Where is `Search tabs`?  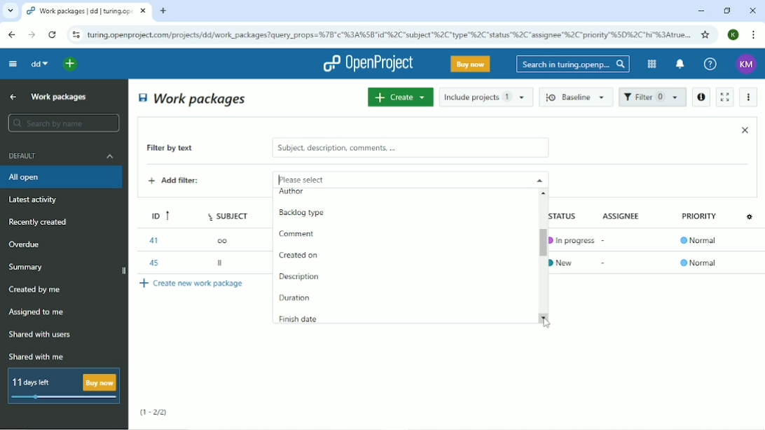
Search tabs is located at coordinates (11, 11).